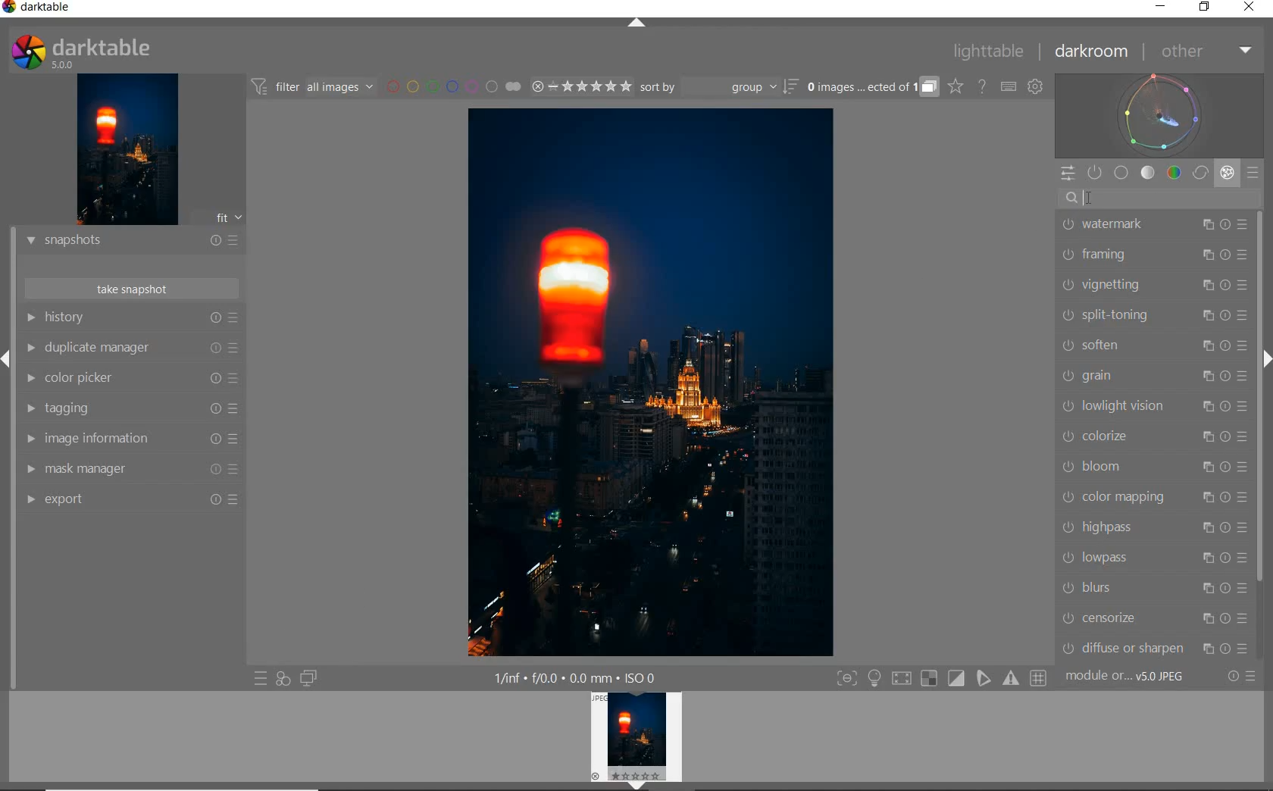  What do you see at coordinates (1200, 376) in the screenshot?
I see `Multiple instance` at bounding box center [1200, 376].